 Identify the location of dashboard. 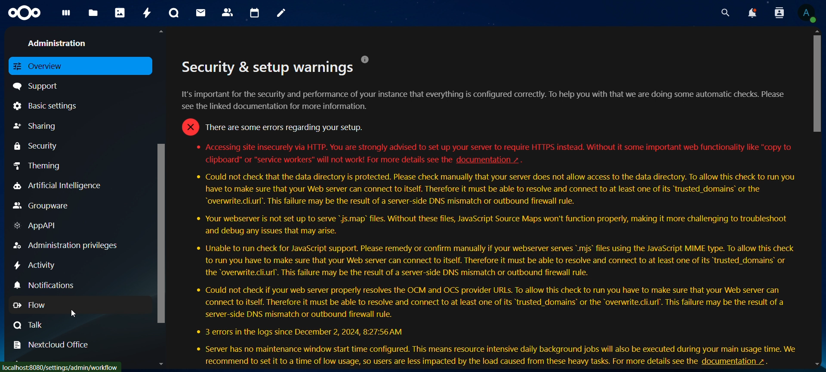
(67, 15).